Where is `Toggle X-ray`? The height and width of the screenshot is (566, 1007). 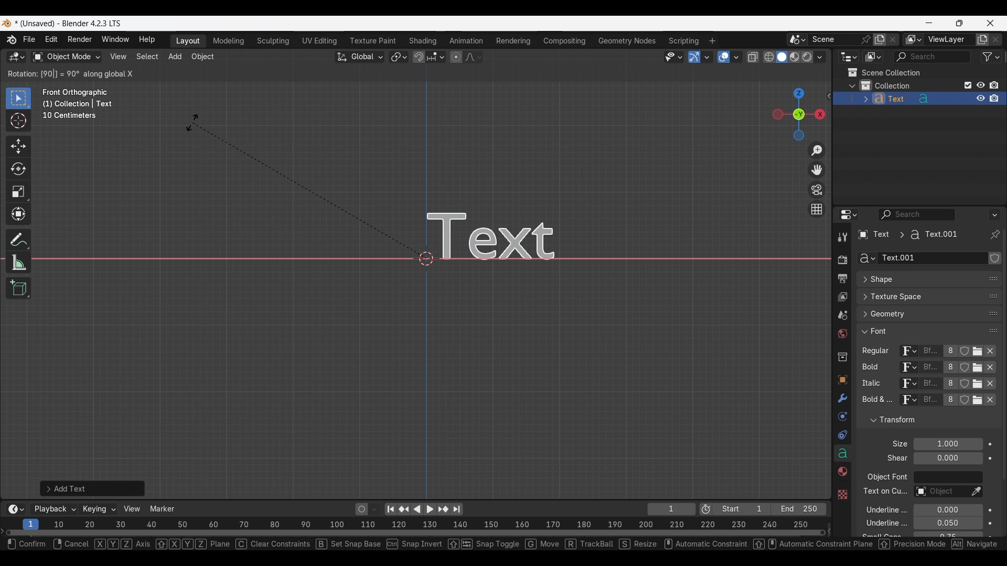 Toggle X-ray is located at coordinates (753, 57).